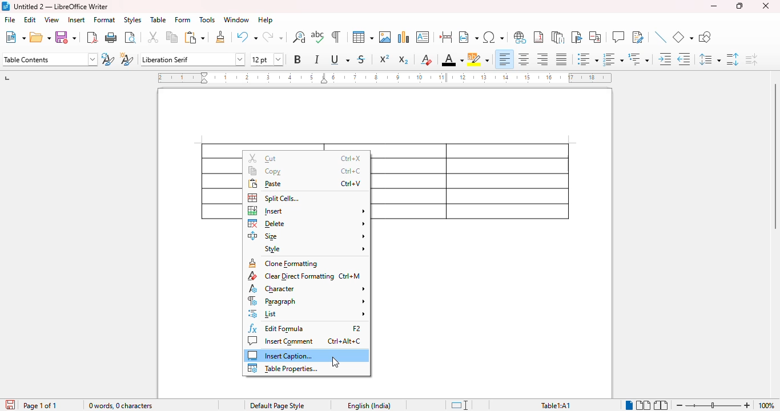  Describe the element at coordinates (661, 405) in the screenshot. I see `book view` at that location.